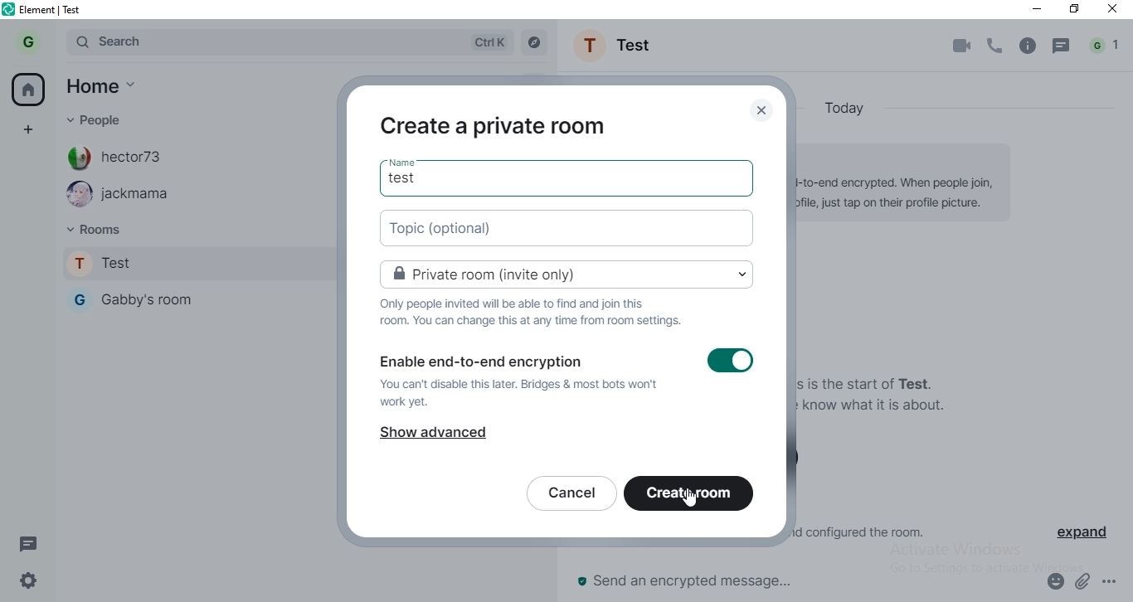  Describe the element at coordinates (42, 8) in the screenshot. I see `element | test` at that location.